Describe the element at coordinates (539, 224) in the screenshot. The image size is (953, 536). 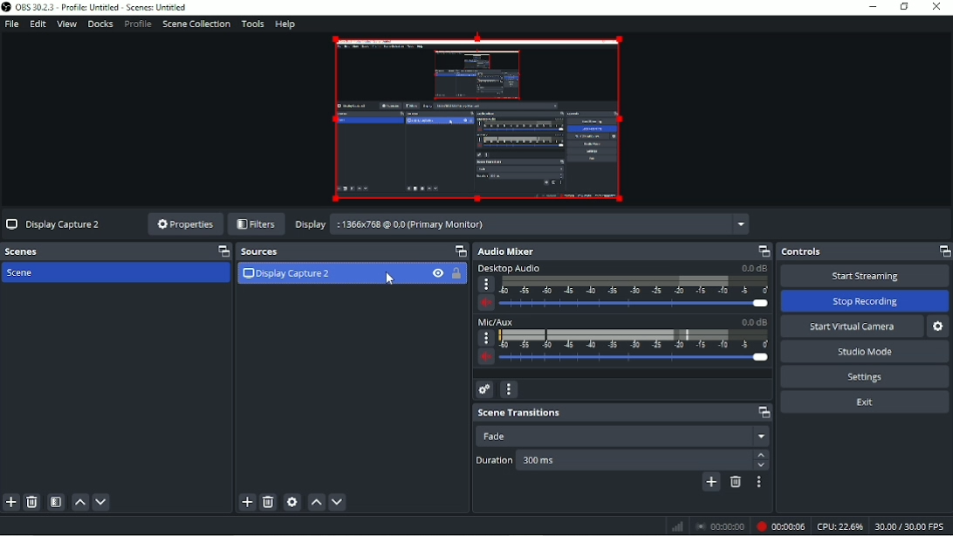
I see `: 1366x768 @ 0,0 (Primary Monitor)` at that location.